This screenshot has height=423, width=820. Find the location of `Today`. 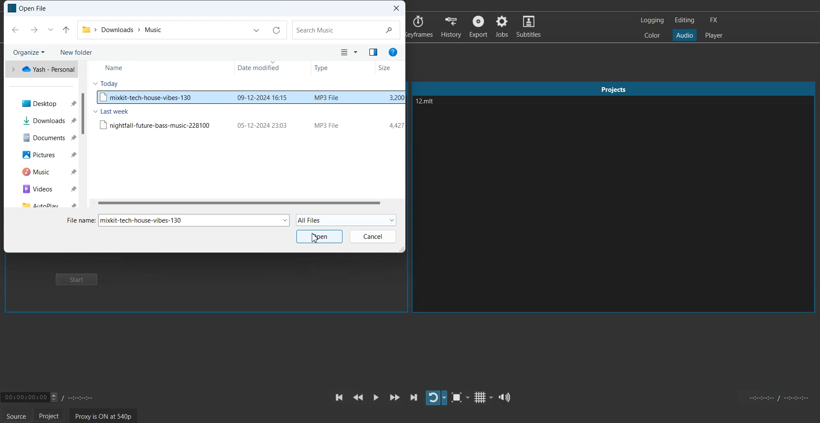

Today is located at coordinates (106, 83).